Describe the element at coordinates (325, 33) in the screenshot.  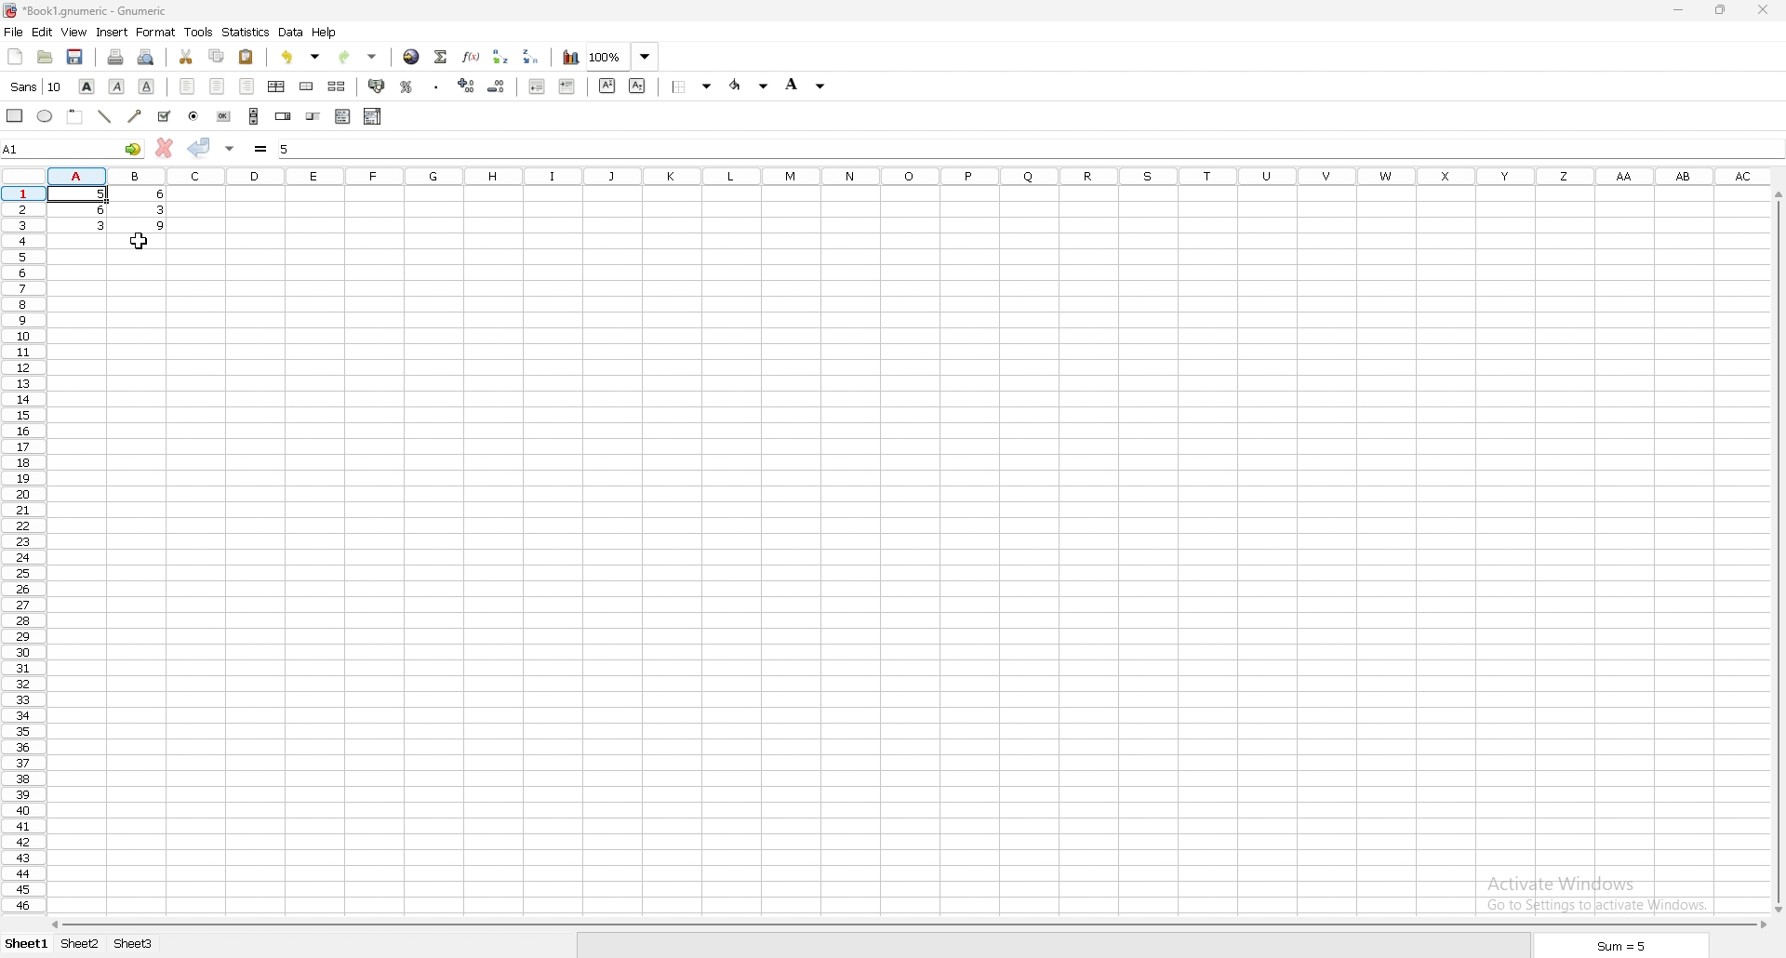
I see `help` at that location.